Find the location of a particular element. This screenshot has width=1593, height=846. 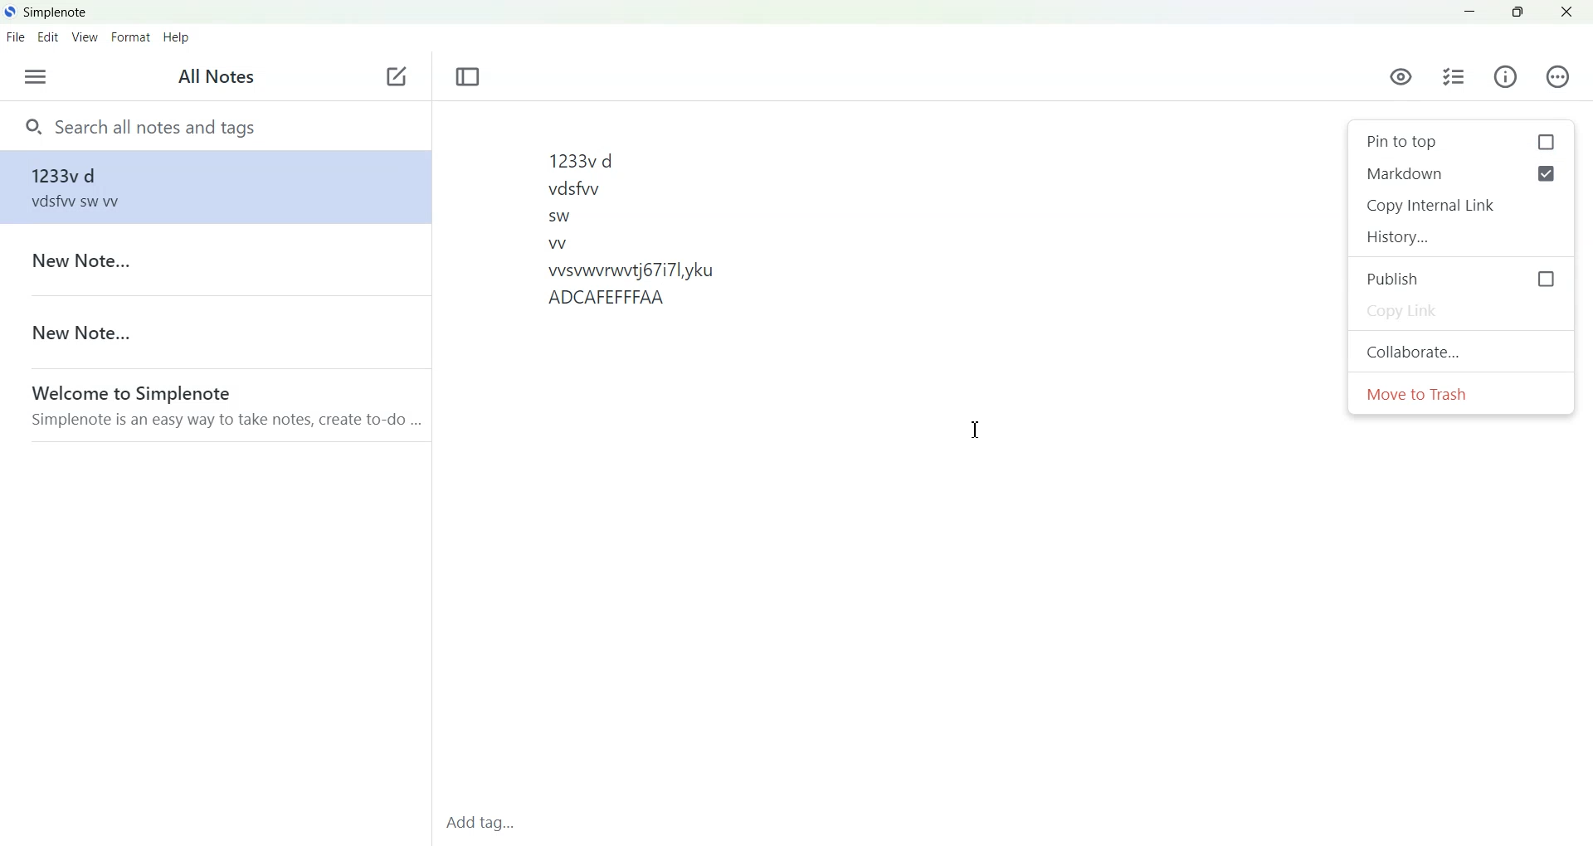

All Notes is located at coordinates (212, 78).